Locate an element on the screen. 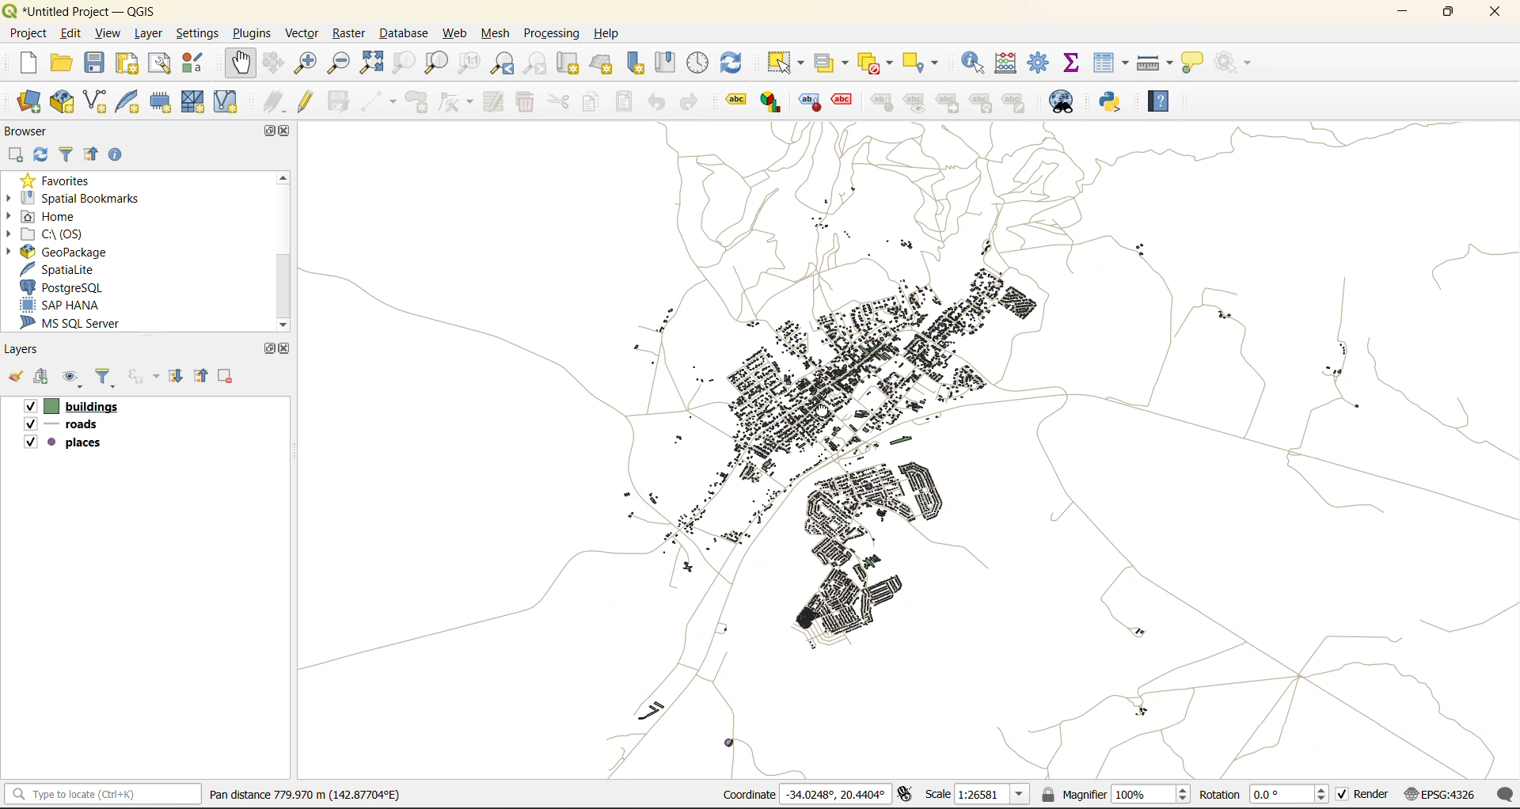 This screenshot has width=1520, height=809. pan map is located at coordinates (237, 61).